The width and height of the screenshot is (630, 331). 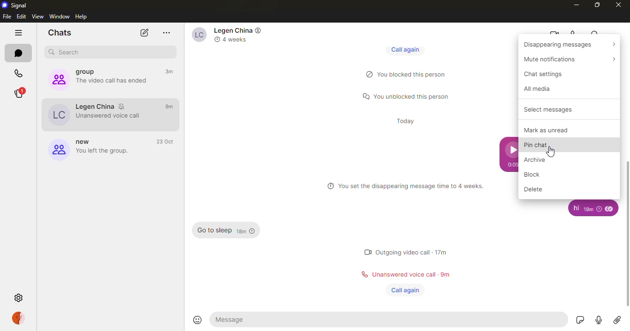 What do you see at coordinates (446, 275) in the screenshot?
I see `time` at bounding box center [446, 275].